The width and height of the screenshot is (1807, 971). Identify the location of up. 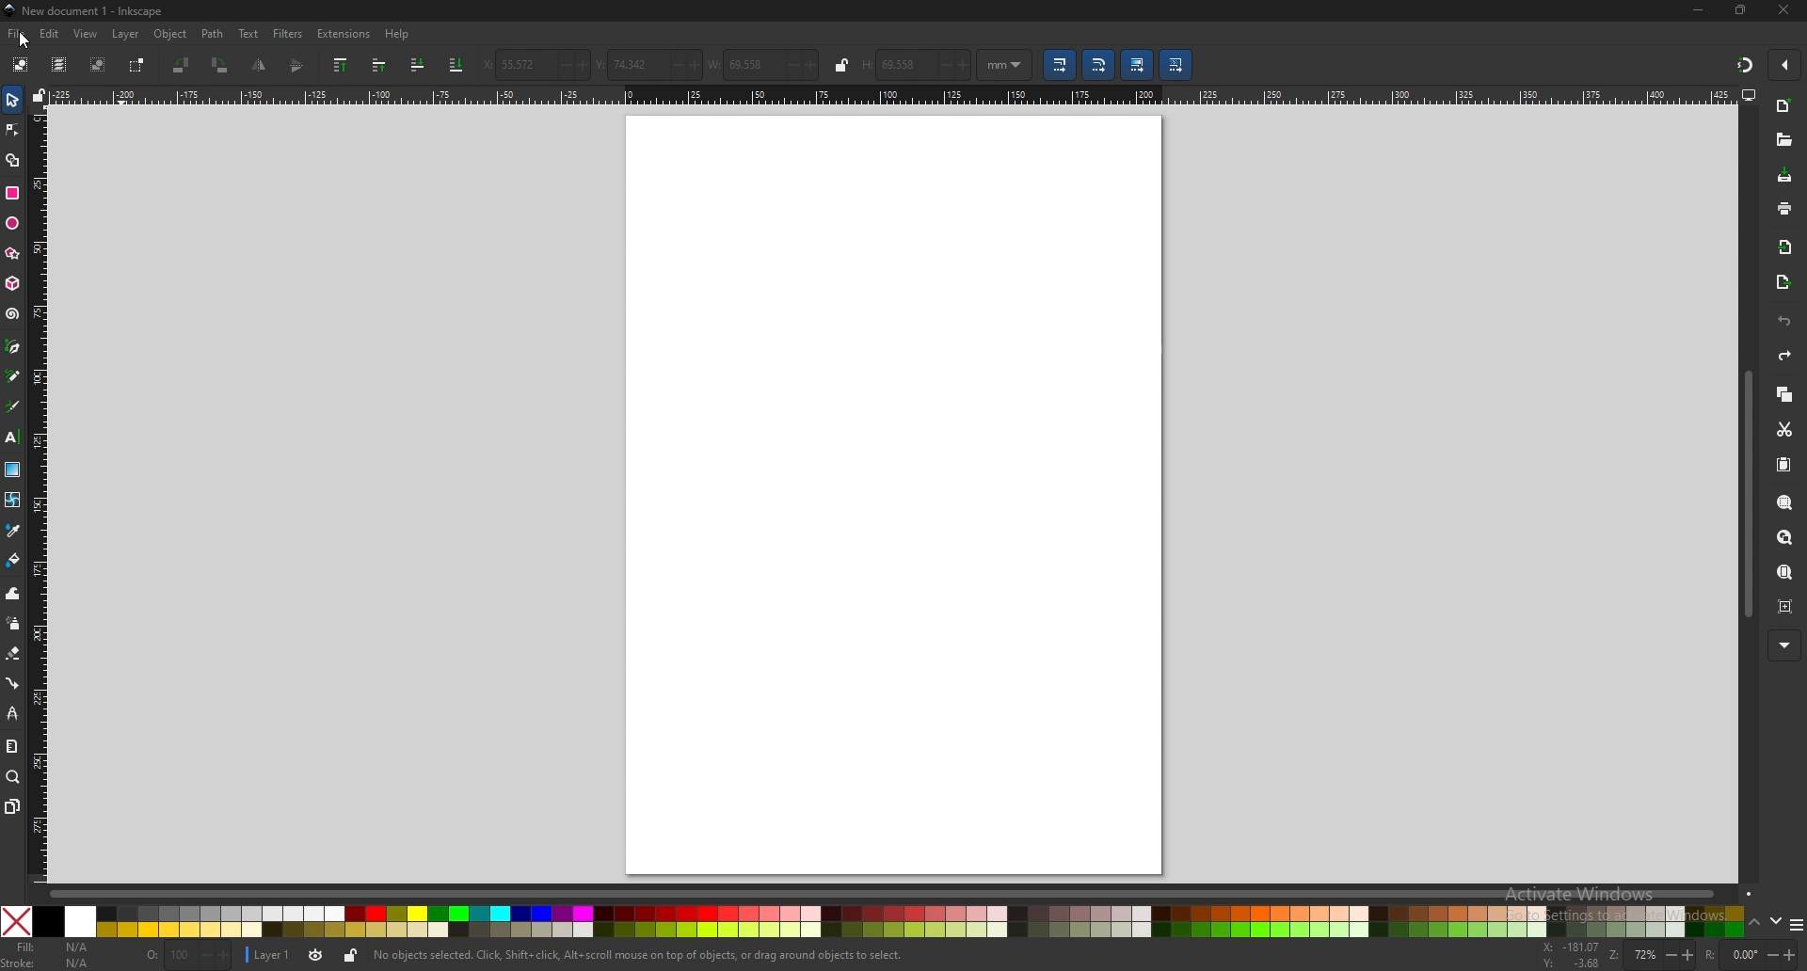
(1754, 921).